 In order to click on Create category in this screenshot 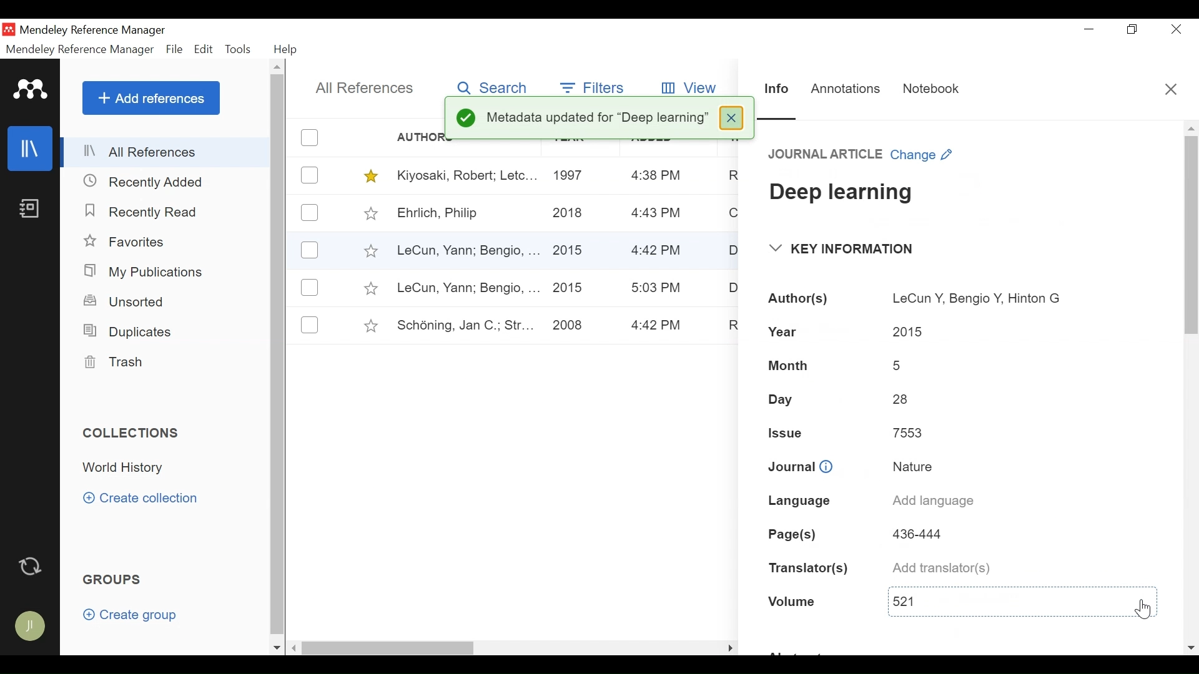, I will do `click(142, 497)`.